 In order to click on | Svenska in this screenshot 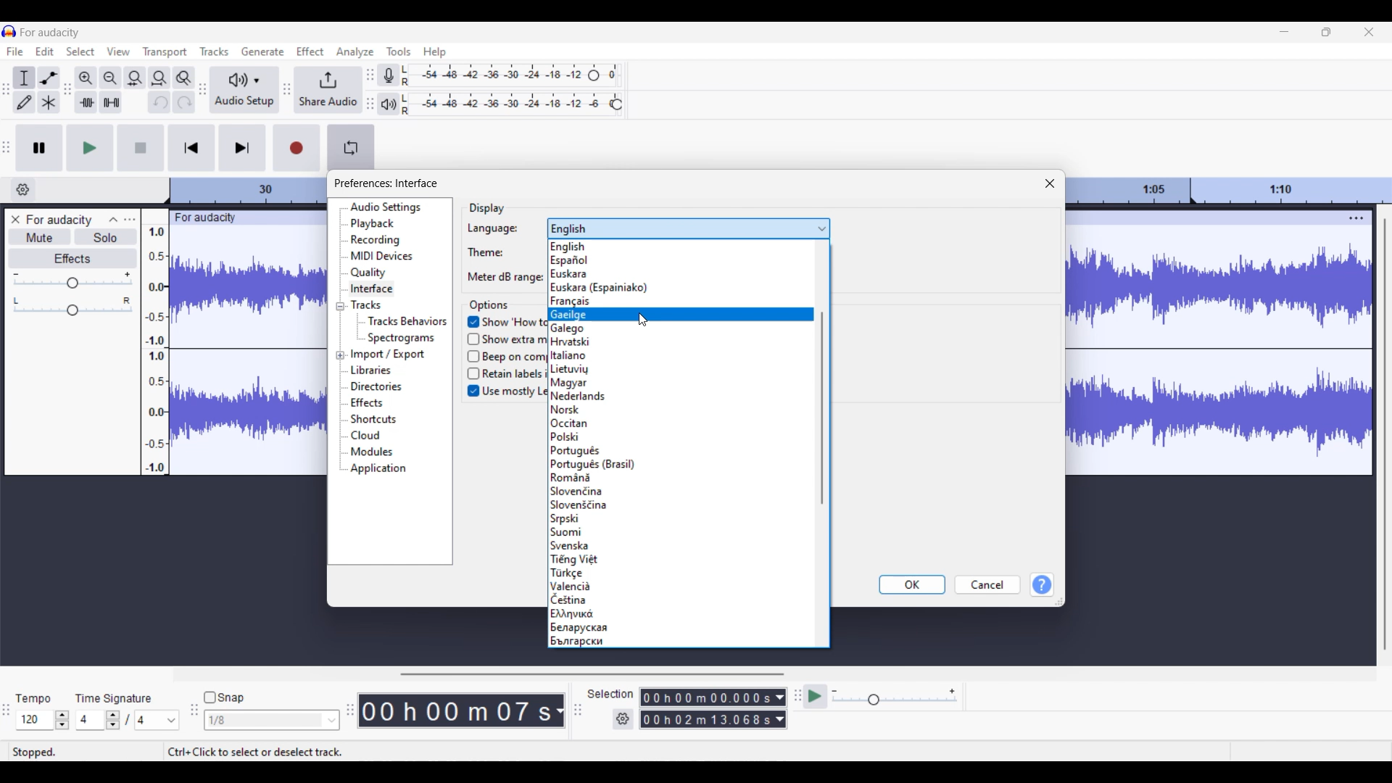, I will do `click(568, 544)`.